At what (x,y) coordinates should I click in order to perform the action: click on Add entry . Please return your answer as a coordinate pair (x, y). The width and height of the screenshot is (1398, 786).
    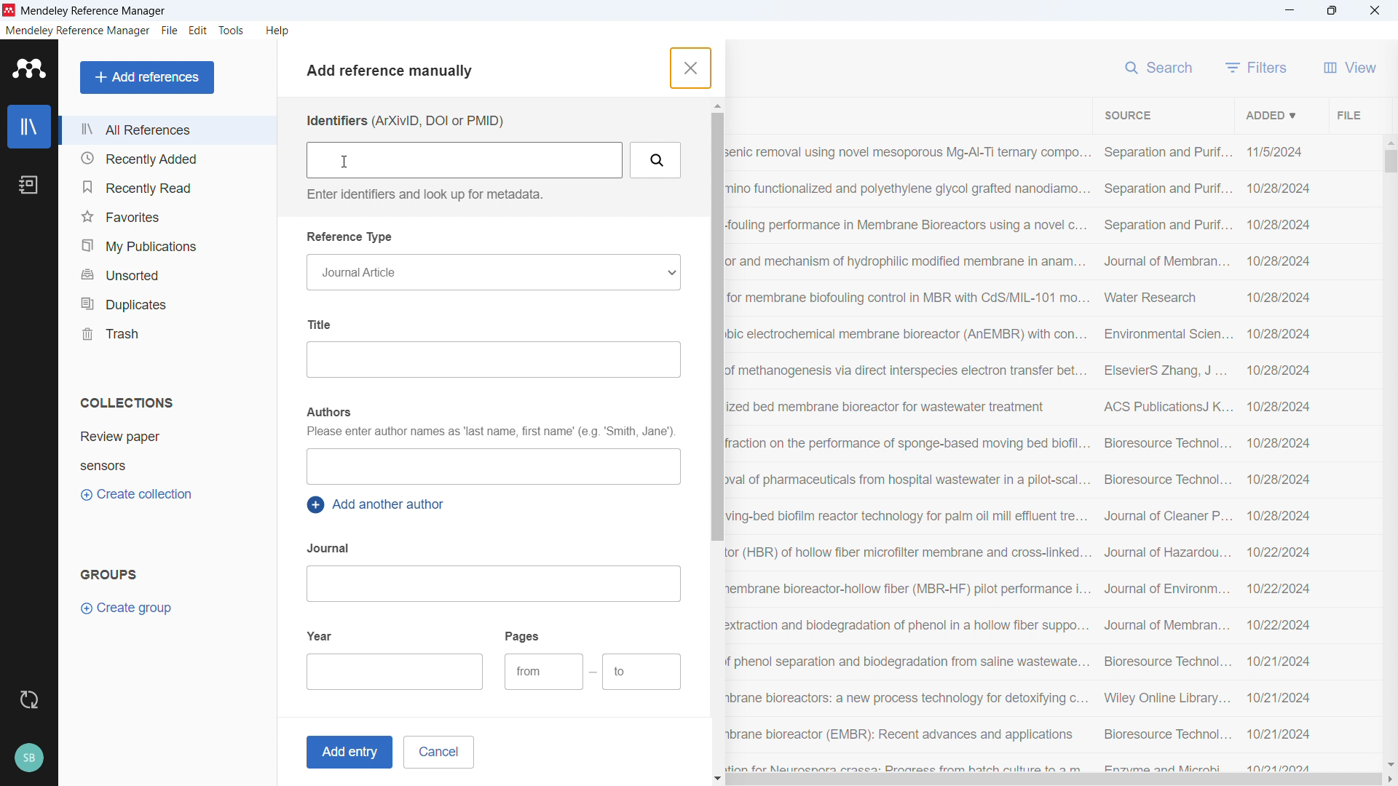
    Looking at the image, I should click on (347, 753).